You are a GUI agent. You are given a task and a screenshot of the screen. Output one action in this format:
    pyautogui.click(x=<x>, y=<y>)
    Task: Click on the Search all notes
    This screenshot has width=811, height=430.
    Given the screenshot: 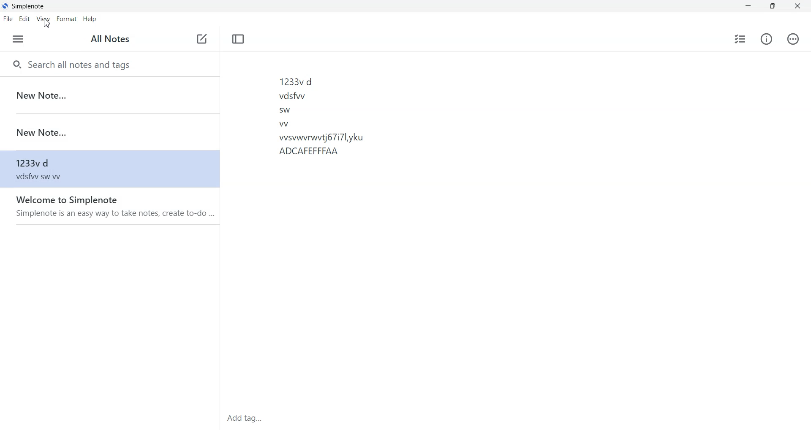 What is the action you would take?
    pyautogui.click(x=108, y=64)
    